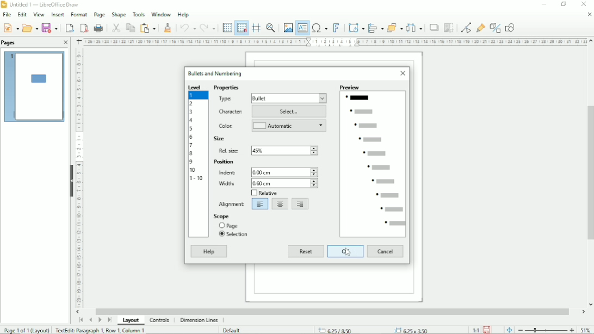 The image size is (594, 334). What do you see at coordinates (284, 183) in the screenshot?
I see `0.60 cm` at bounding box center [284, 183].